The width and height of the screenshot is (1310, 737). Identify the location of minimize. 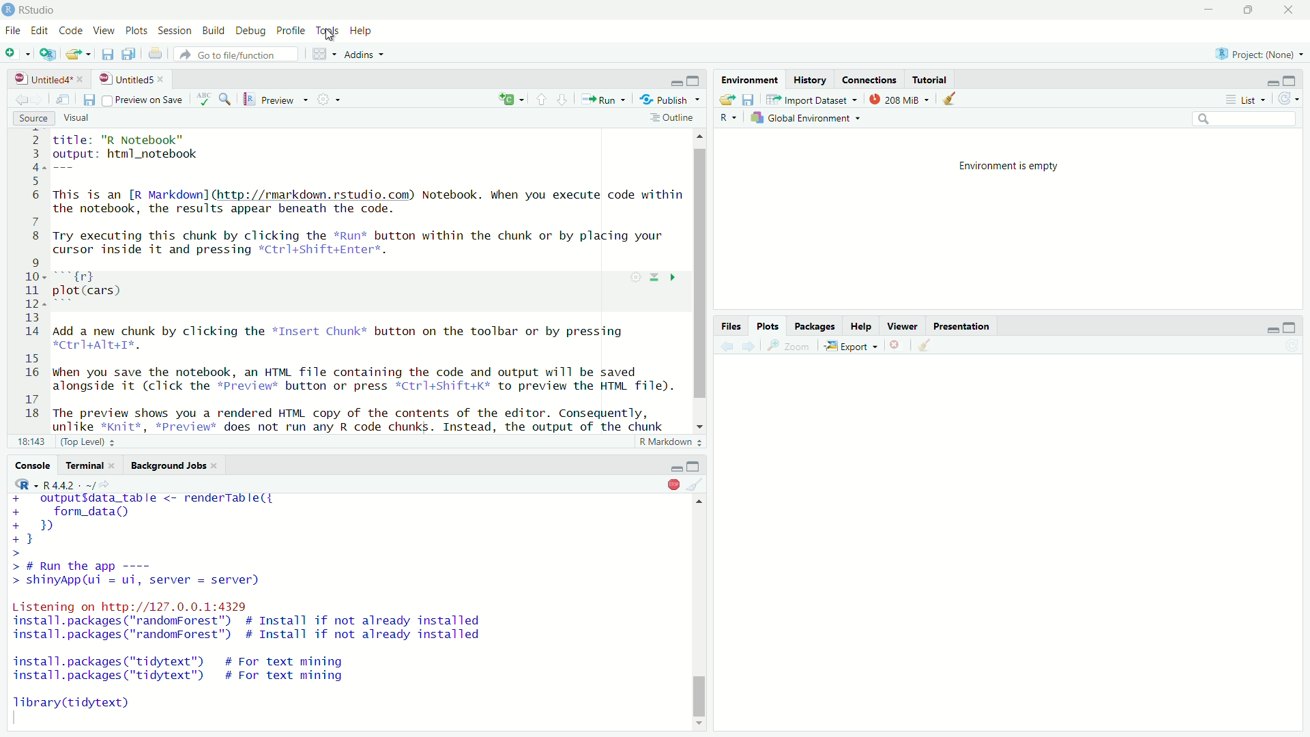
(1271, 328).